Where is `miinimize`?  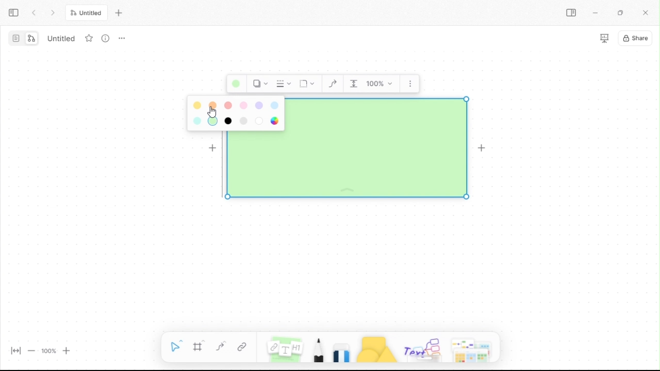 miinimize is located at coordinates (597, 13).